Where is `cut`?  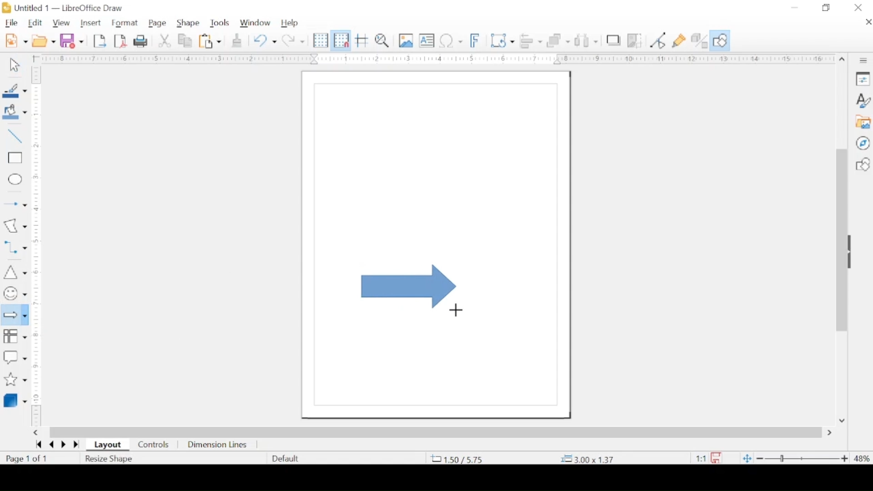
cut is located at coordinates (165, 40).